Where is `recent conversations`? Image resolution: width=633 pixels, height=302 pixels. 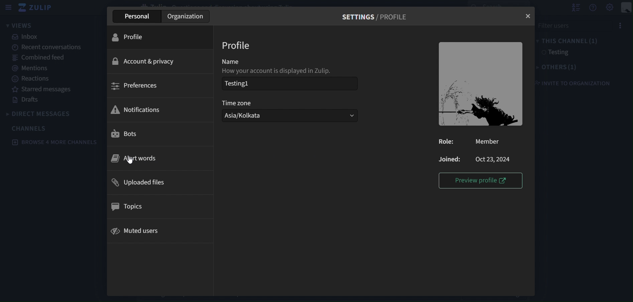
recent conversations is located at coordinates (45, 47).